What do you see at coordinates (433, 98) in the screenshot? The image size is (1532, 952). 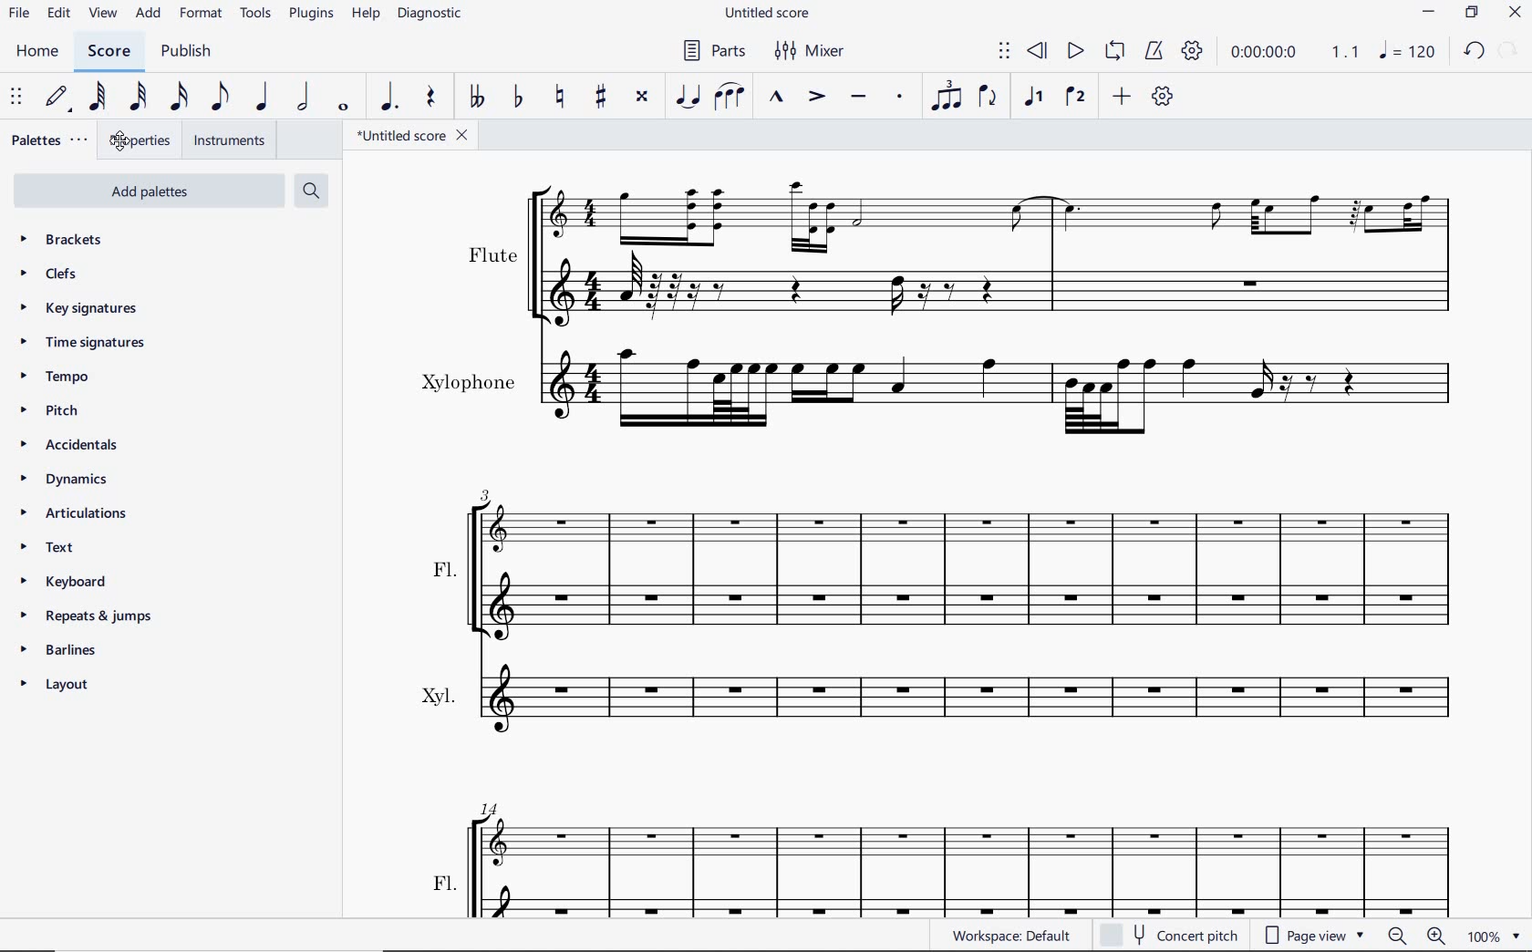 I see `REST` at bounding box center [433, 98].